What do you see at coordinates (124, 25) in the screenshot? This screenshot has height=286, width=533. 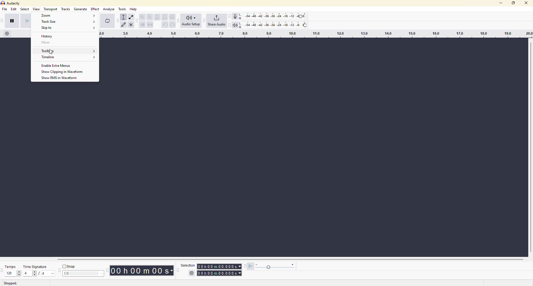 I see `draw tool` at bounding box center [124, 25].